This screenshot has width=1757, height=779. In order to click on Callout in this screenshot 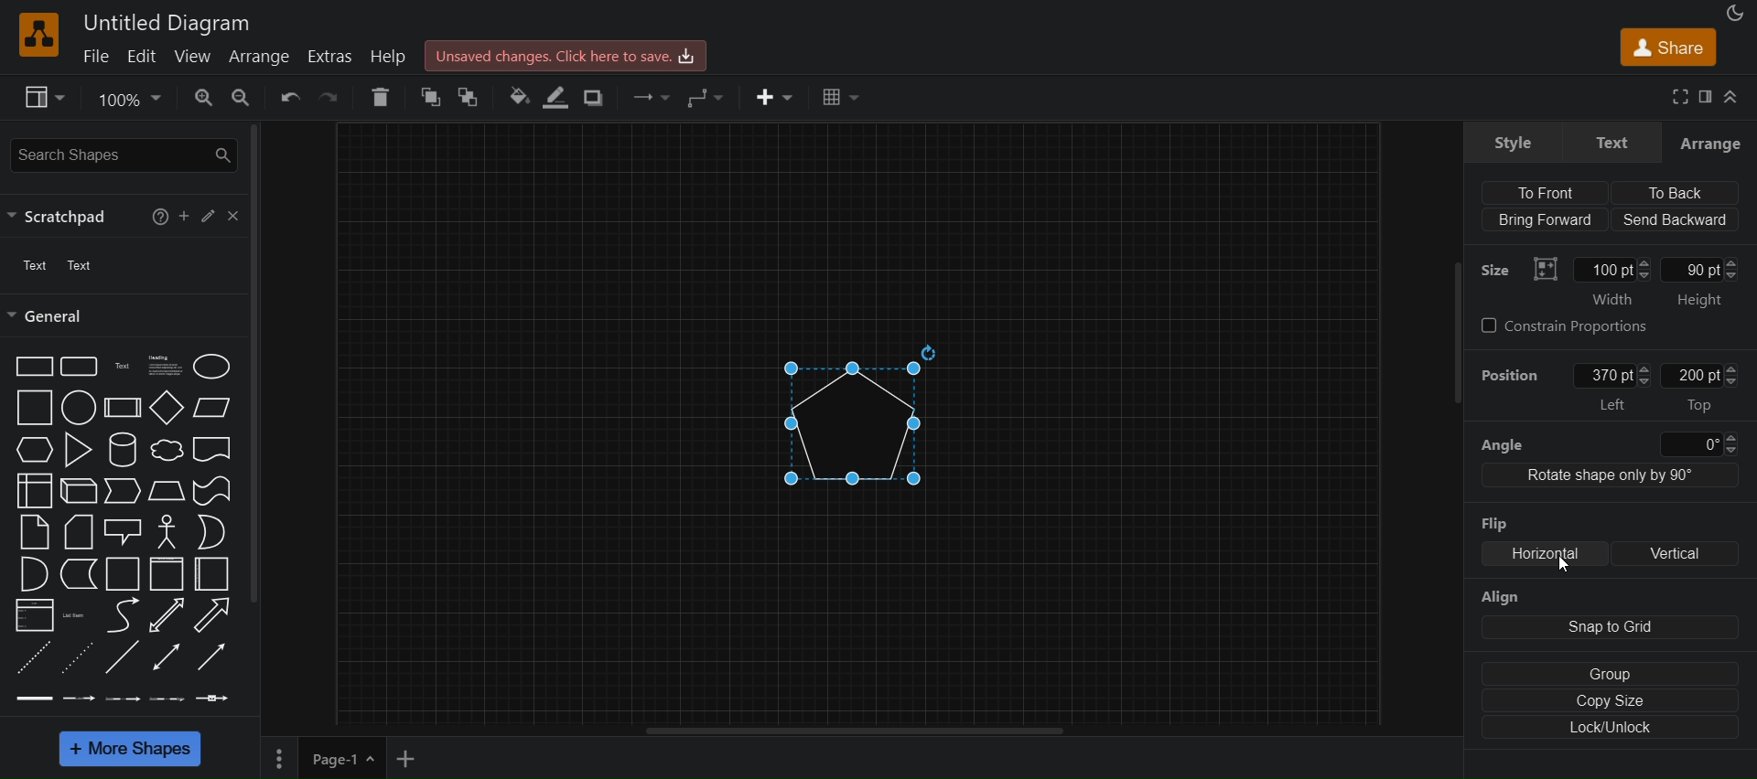, I will do `click(123, 533)`.